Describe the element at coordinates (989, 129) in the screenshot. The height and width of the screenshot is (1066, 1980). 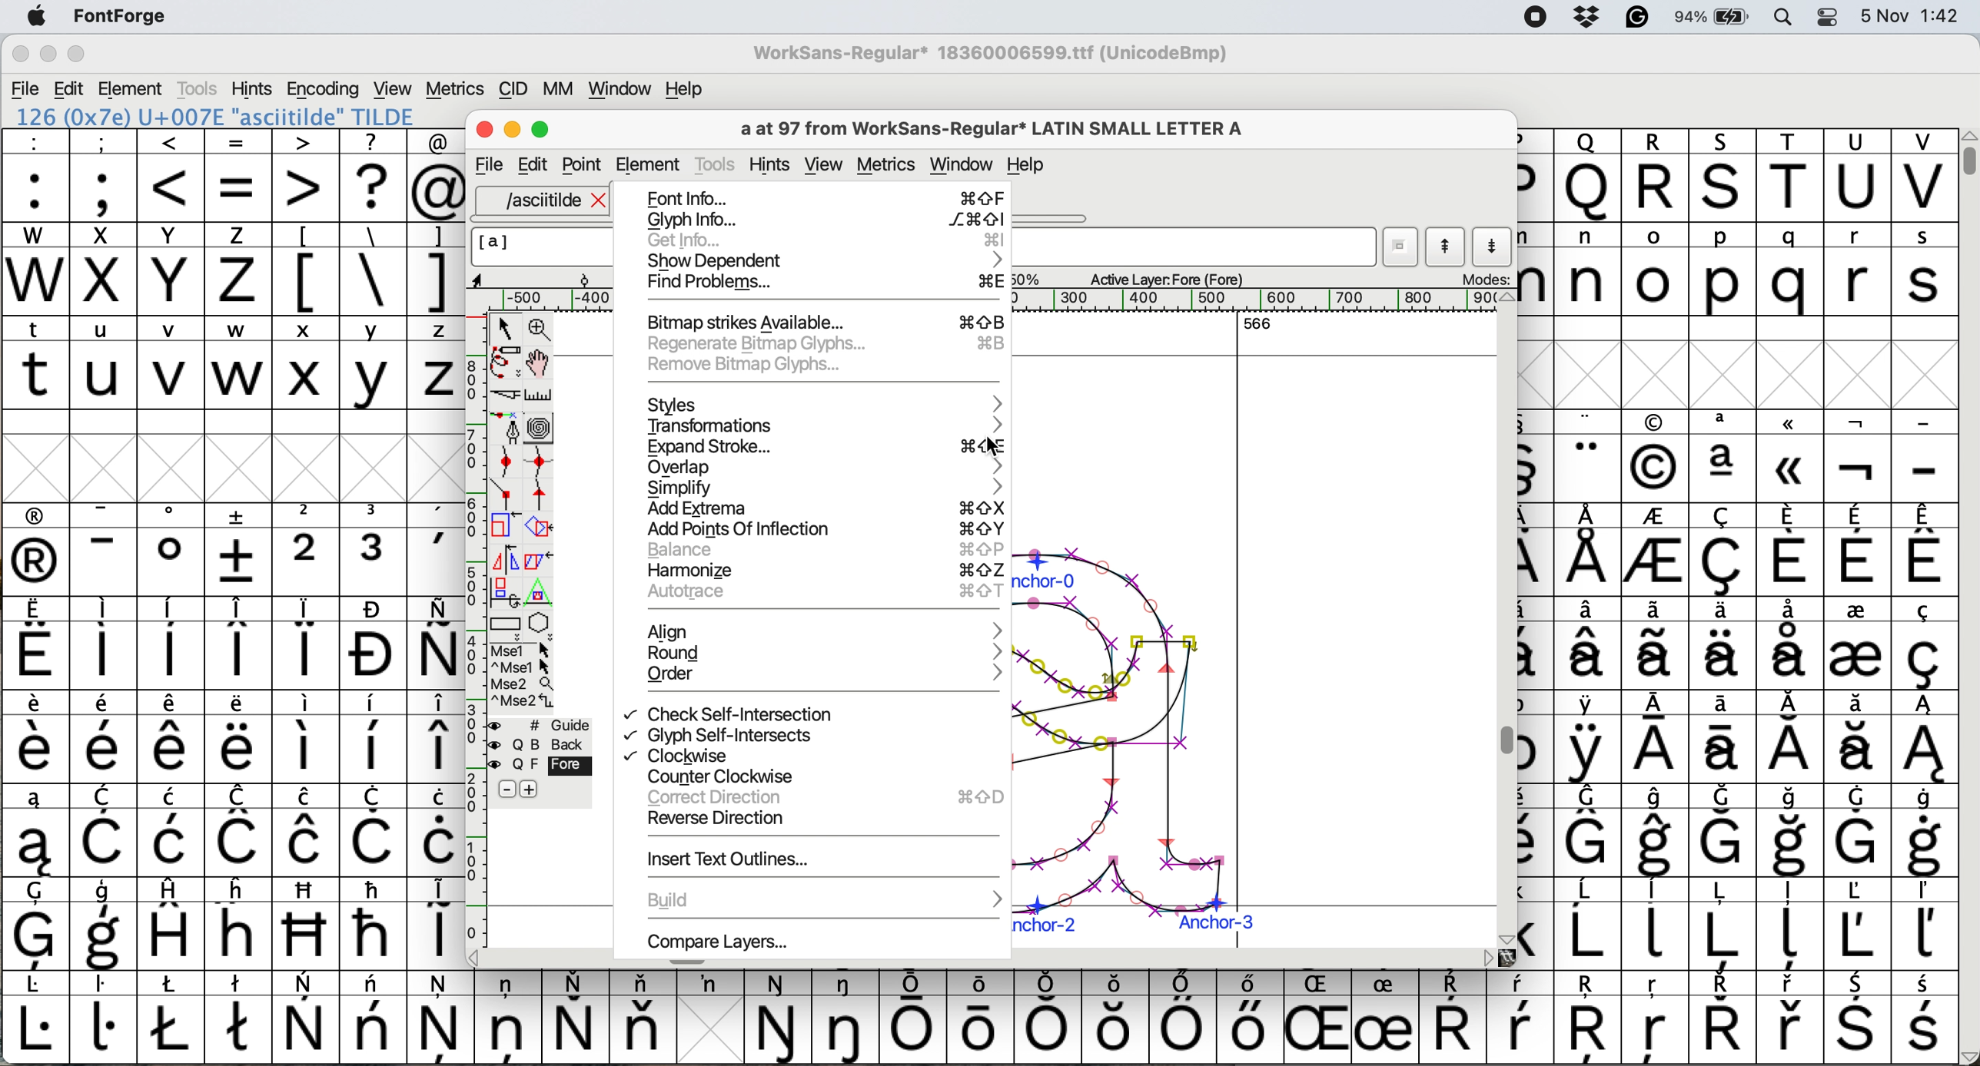
I see `glyph name` at that location.